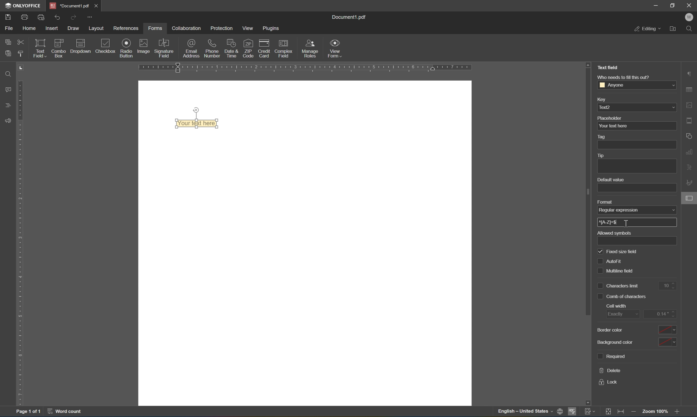 Image resolution: width=697 pixels, height=417 pixels. I want to click on set document language, so click(530, 412).